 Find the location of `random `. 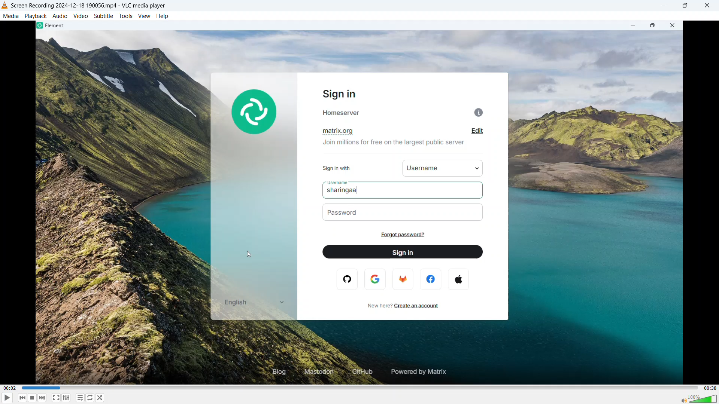

random  is located at coordinates (100, 398).